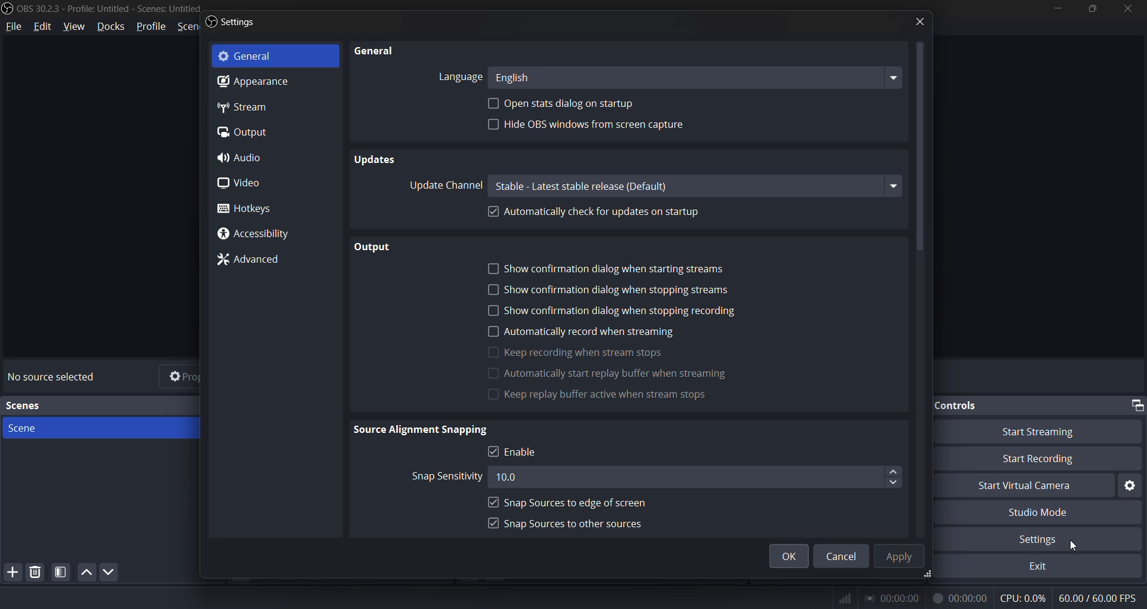 Image resolution: width=1147 pixels, height=609 pixels. Describe the element at coordinates (793, 557) in the screenshot. I see `ok` at that location.